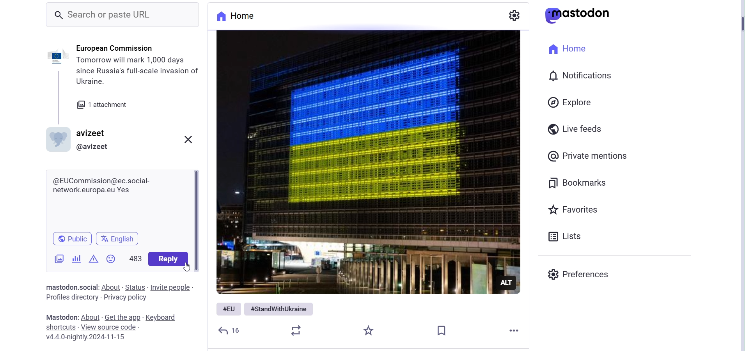  What do you see at coordinates (62, 317) in the screenshot?
I see `Mastodon` at bounding box center [62, 317].